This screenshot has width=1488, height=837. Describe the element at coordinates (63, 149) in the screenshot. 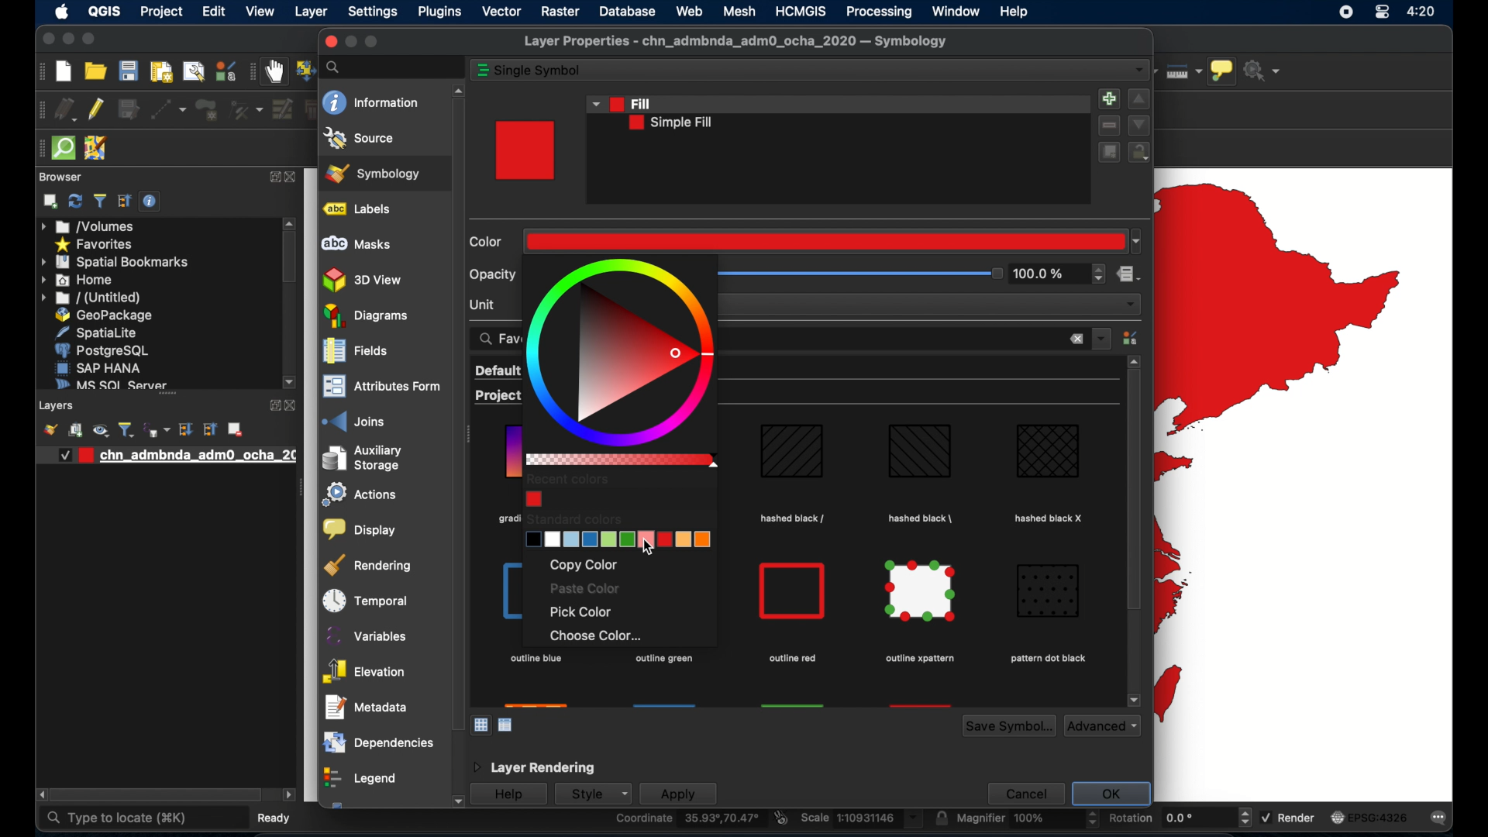

I see `quicksom` at that location.